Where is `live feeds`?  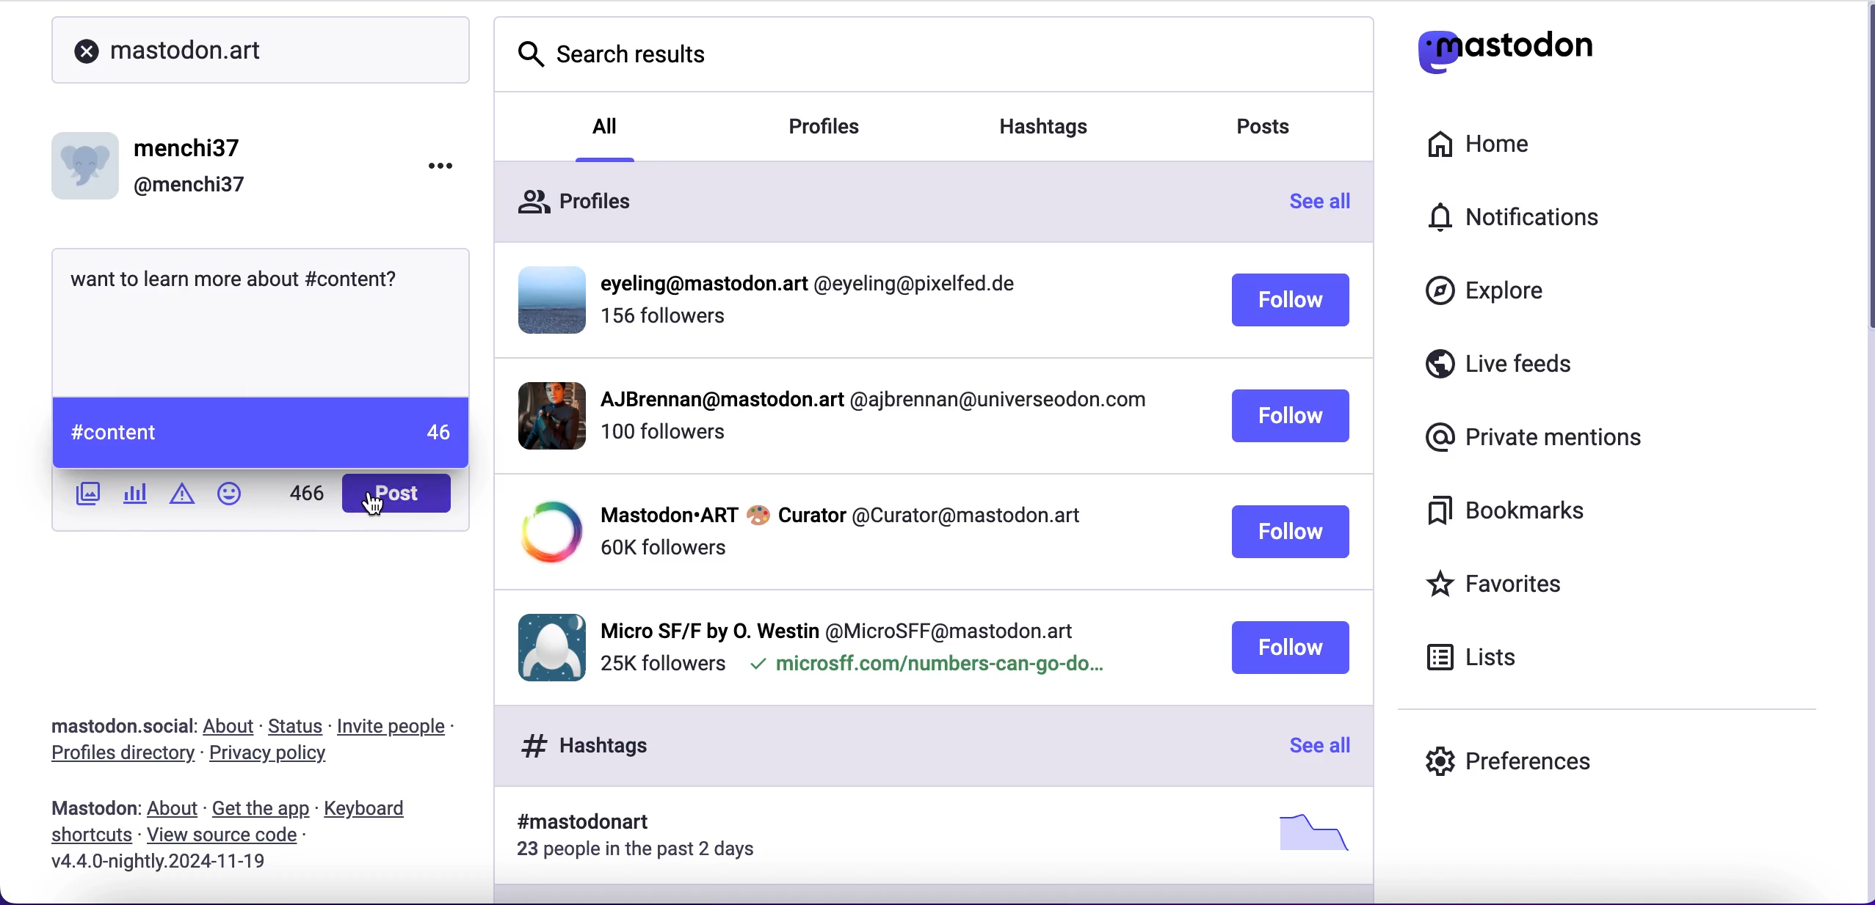 live feeds is located at coordinates (1551, 364).